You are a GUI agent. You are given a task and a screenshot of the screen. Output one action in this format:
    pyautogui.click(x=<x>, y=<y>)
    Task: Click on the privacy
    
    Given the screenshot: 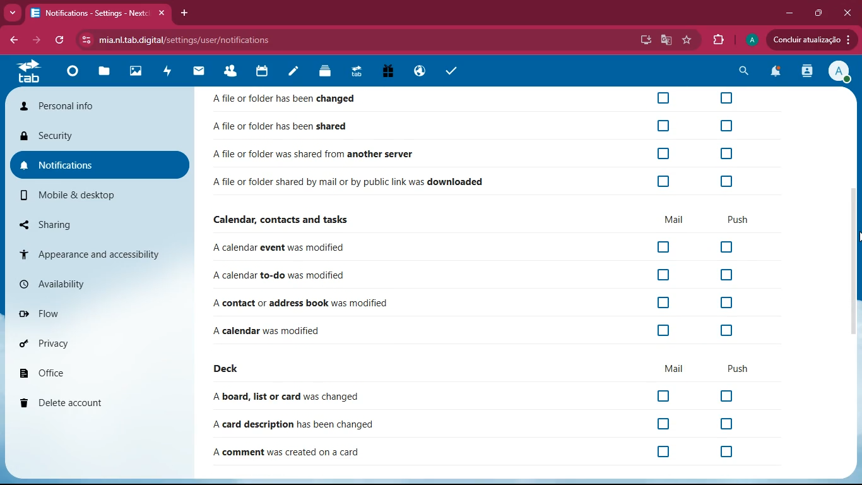 What is the action you would take?
    pyautogui.click(x=86, y=344)
    